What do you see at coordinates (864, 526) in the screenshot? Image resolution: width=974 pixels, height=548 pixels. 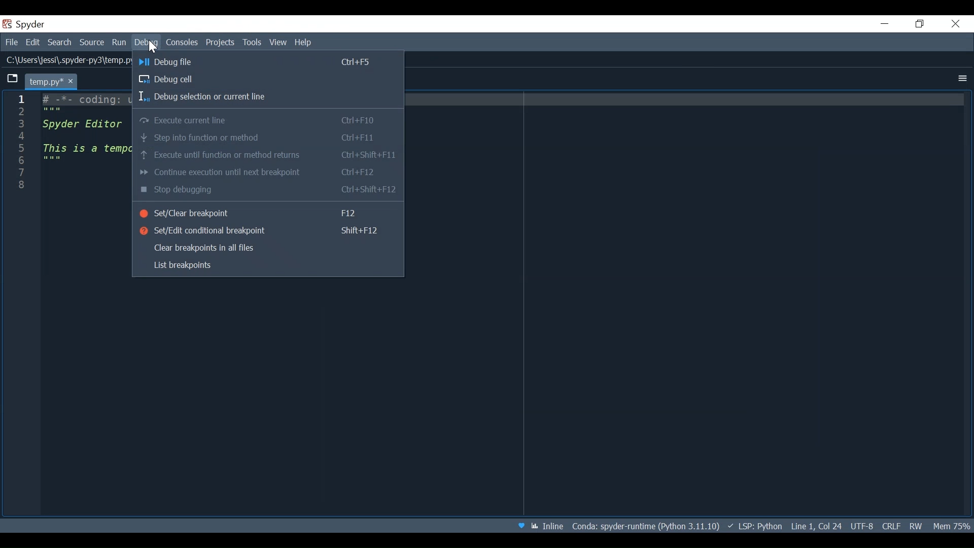 I see `File Encoding` at bounding box center [864, 526].